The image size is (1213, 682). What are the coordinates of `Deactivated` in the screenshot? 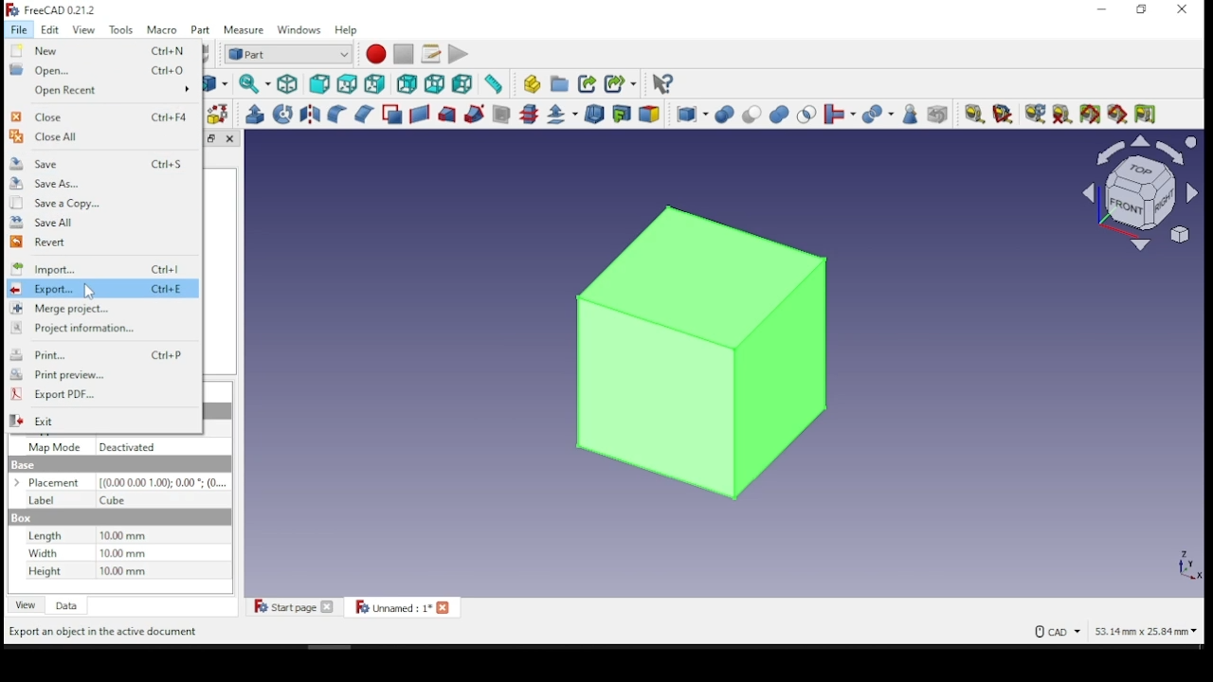 It's located at (131, 447).